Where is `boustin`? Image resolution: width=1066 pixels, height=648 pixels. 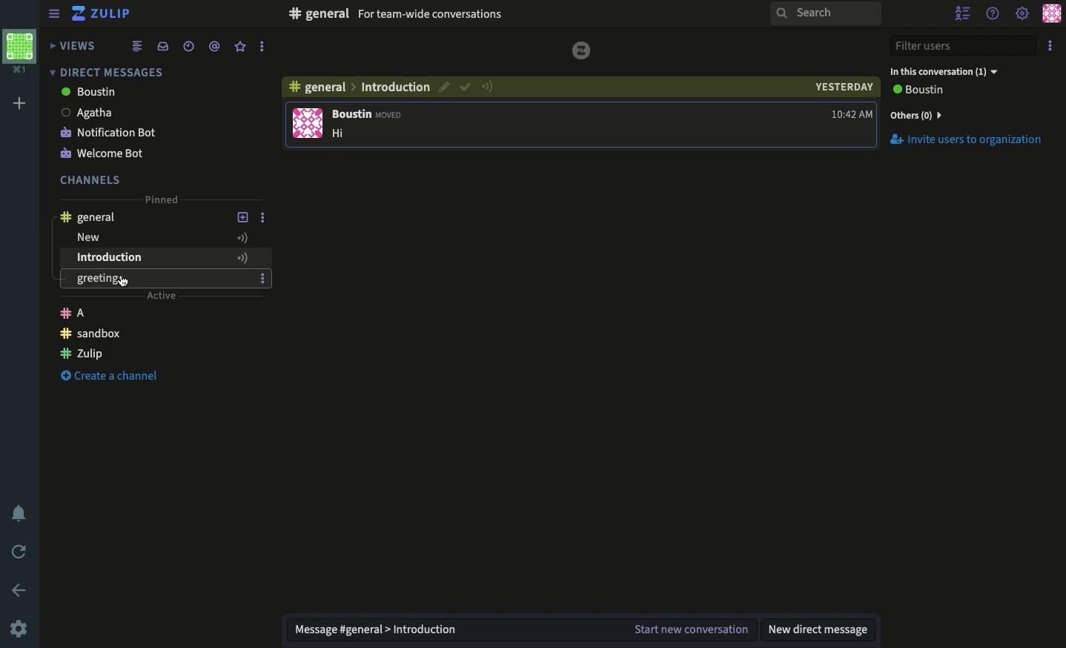 boustin is located at coordinates (139, 93).